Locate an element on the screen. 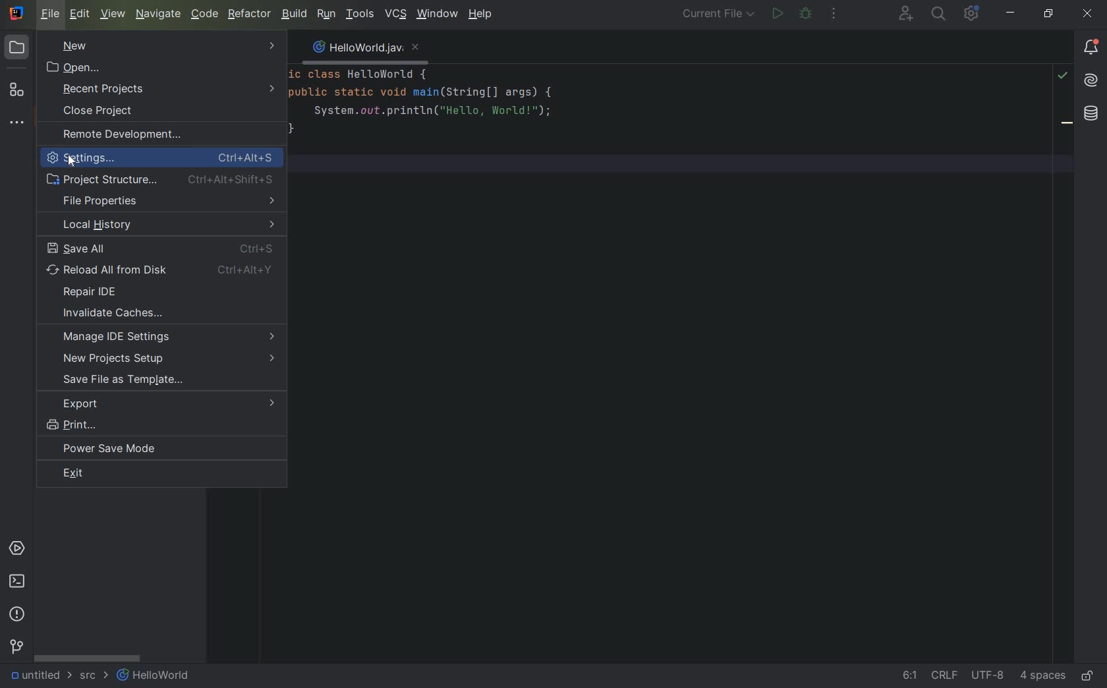  local history is located at coordinates (164, 225).